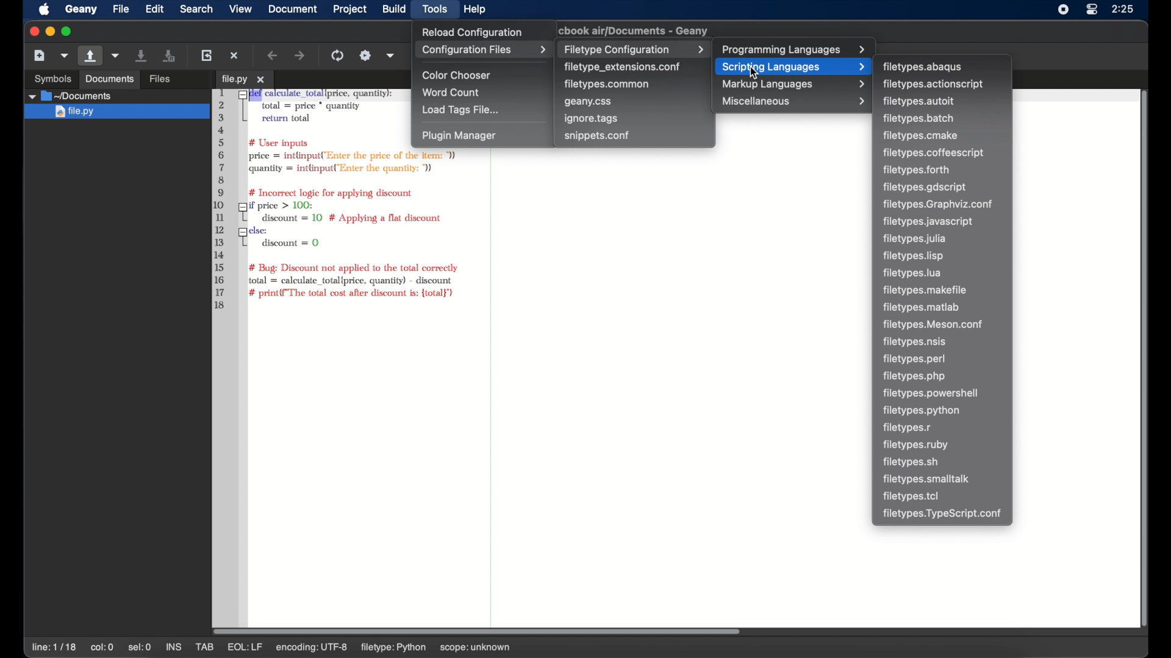 The height and width of the screenshot is (658, 1171). What do you see at coordinates (170, 56) in the screenshot?
I see `save all files` at bounding box center [170, 56].